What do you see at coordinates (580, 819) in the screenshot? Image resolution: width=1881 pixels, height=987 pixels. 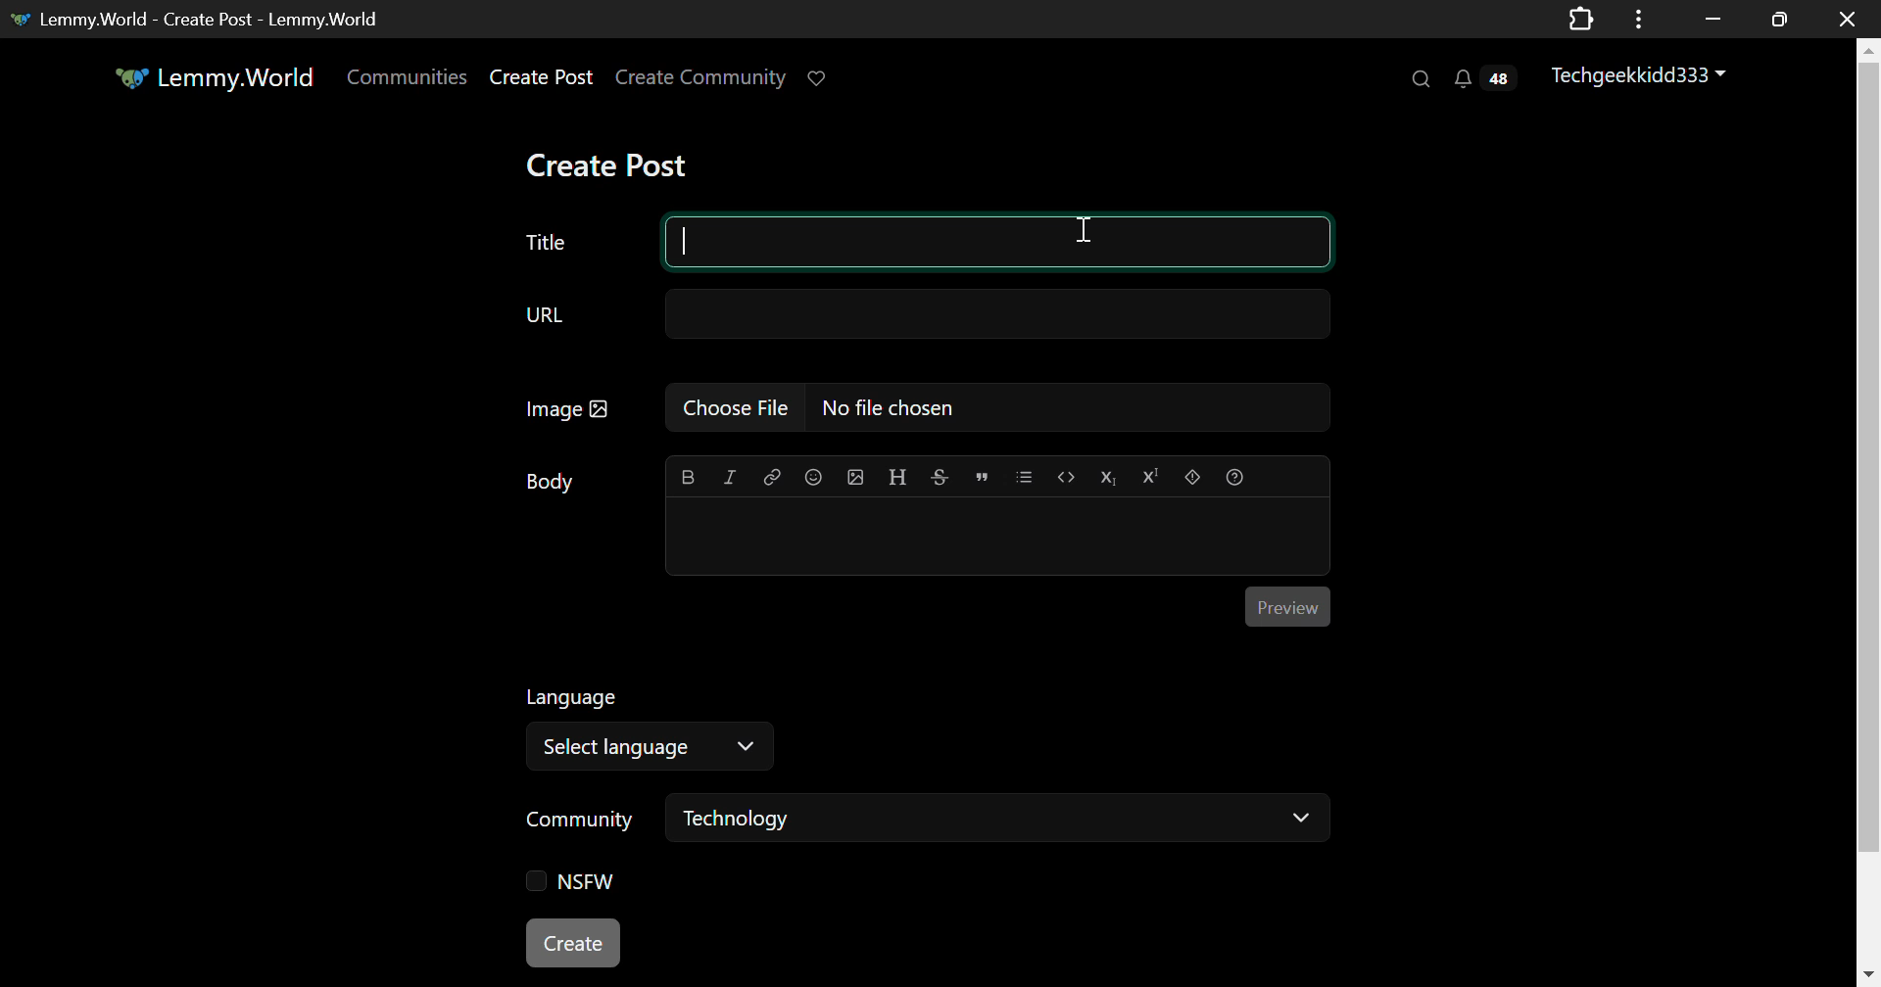 I see `Community` at bounding box center [580, 819].